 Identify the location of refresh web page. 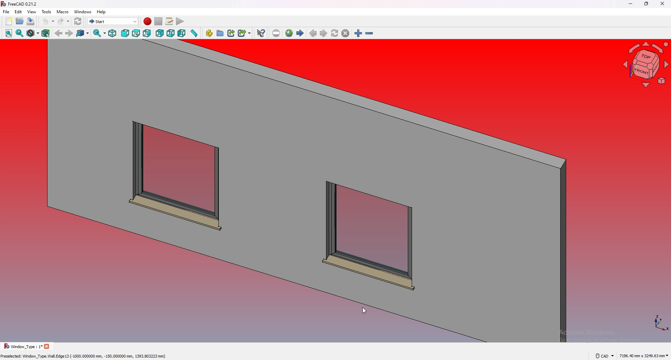
(335, 33).